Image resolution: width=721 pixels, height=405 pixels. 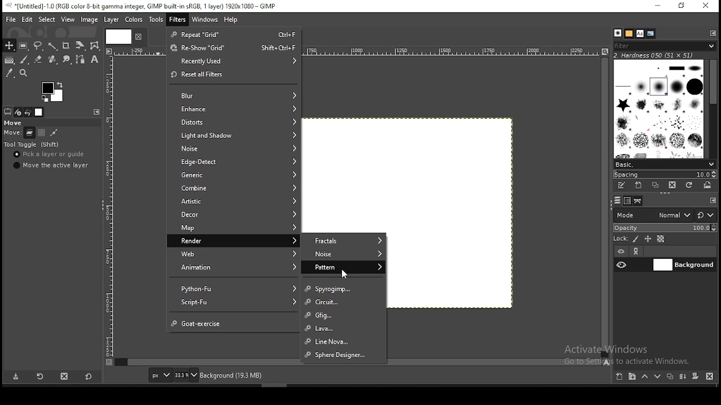 What do you see at coordinates (95, 45) in the screenshot?
I see `wrap transform` at bounding box center [95, 45].